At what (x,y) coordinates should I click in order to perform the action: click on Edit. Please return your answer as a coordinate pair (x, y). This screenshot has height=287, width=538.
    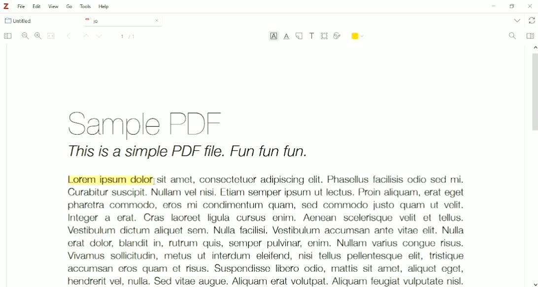
    Looking at the image, I should click on (37, 6).